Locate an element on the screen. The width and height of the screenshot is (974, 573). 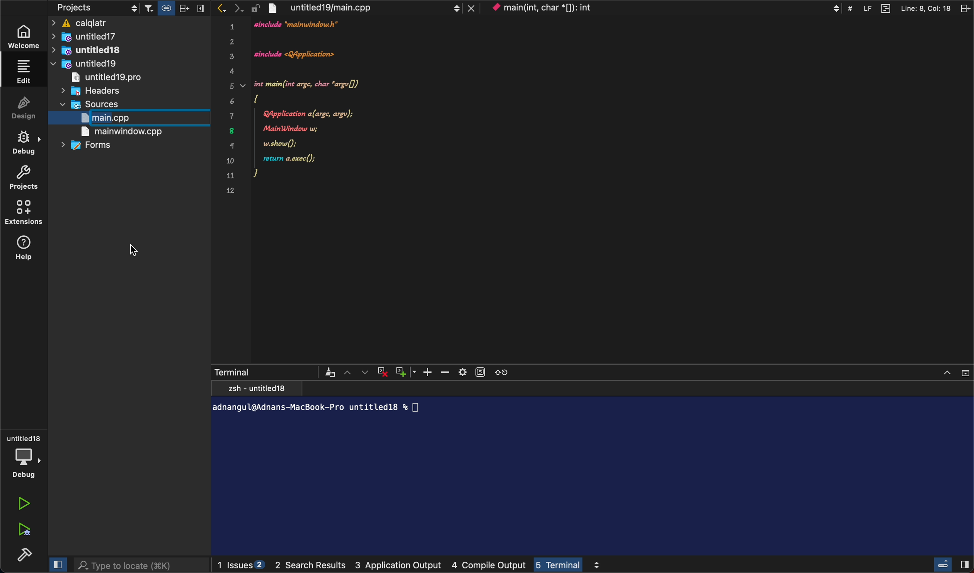
Up is located at coordinates (349, 372).